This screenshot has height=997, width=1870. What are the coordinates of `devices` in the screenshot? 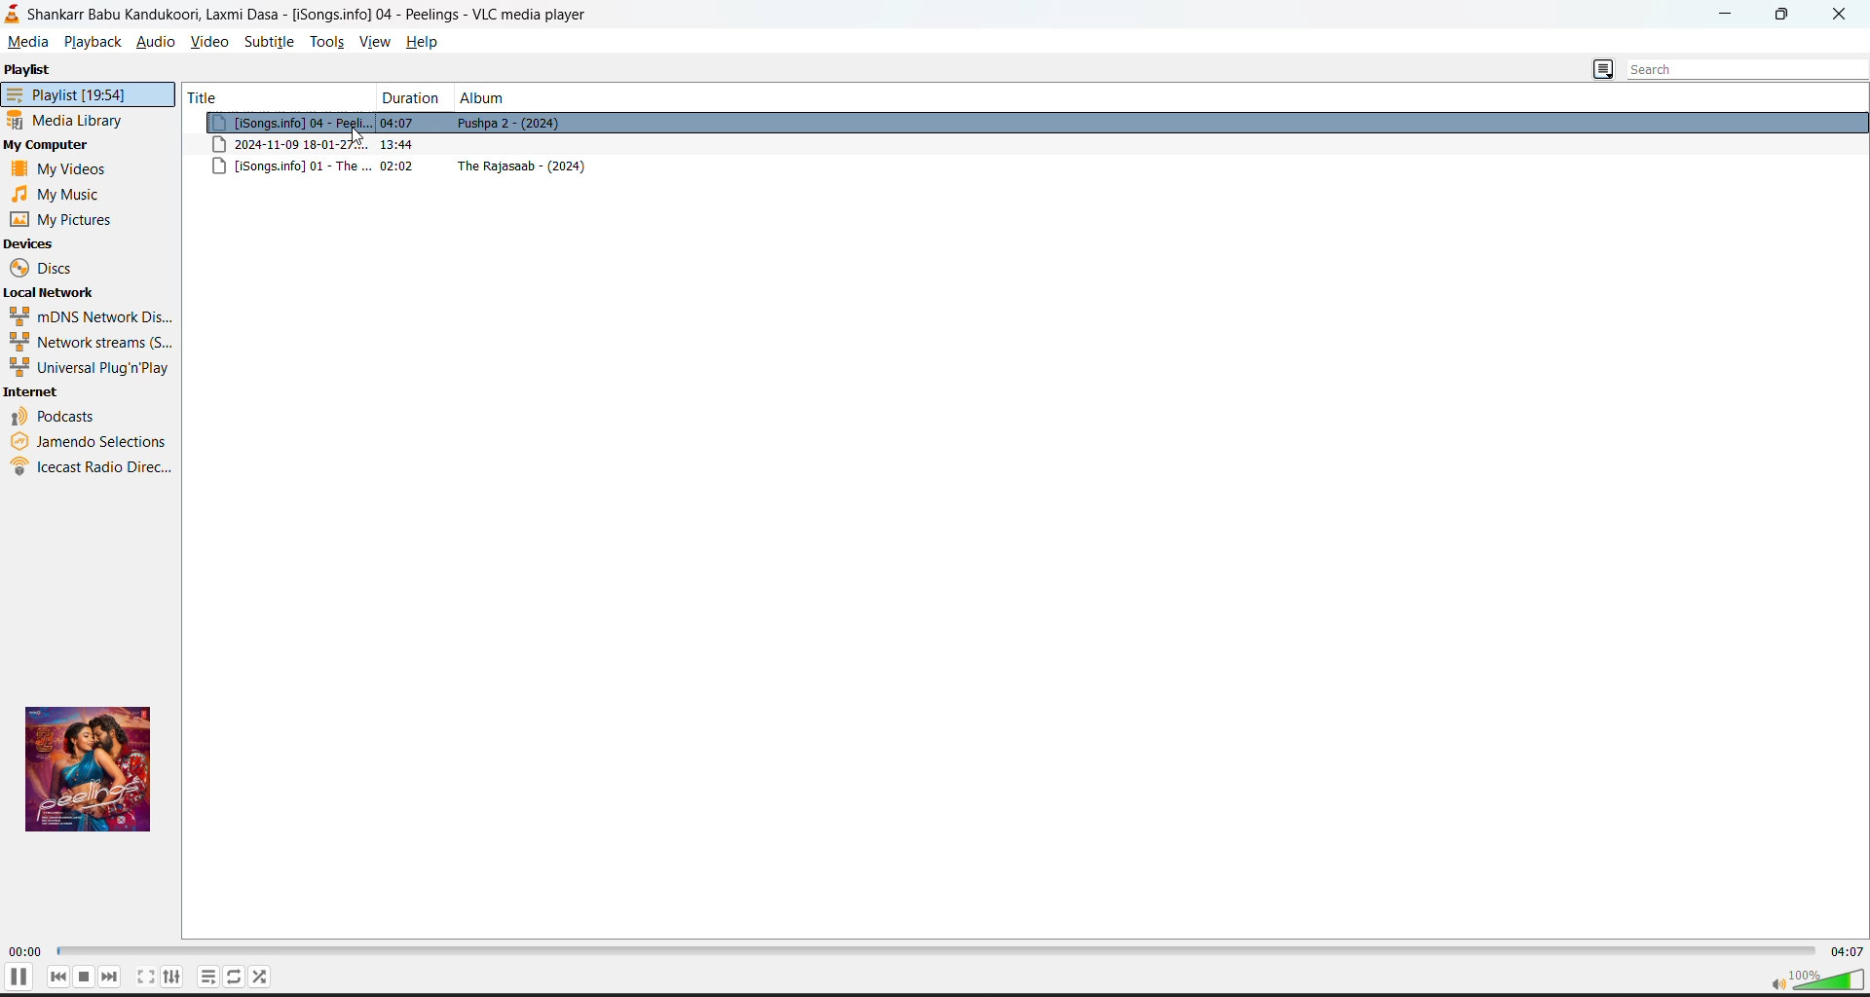 It's located at (30, 243).